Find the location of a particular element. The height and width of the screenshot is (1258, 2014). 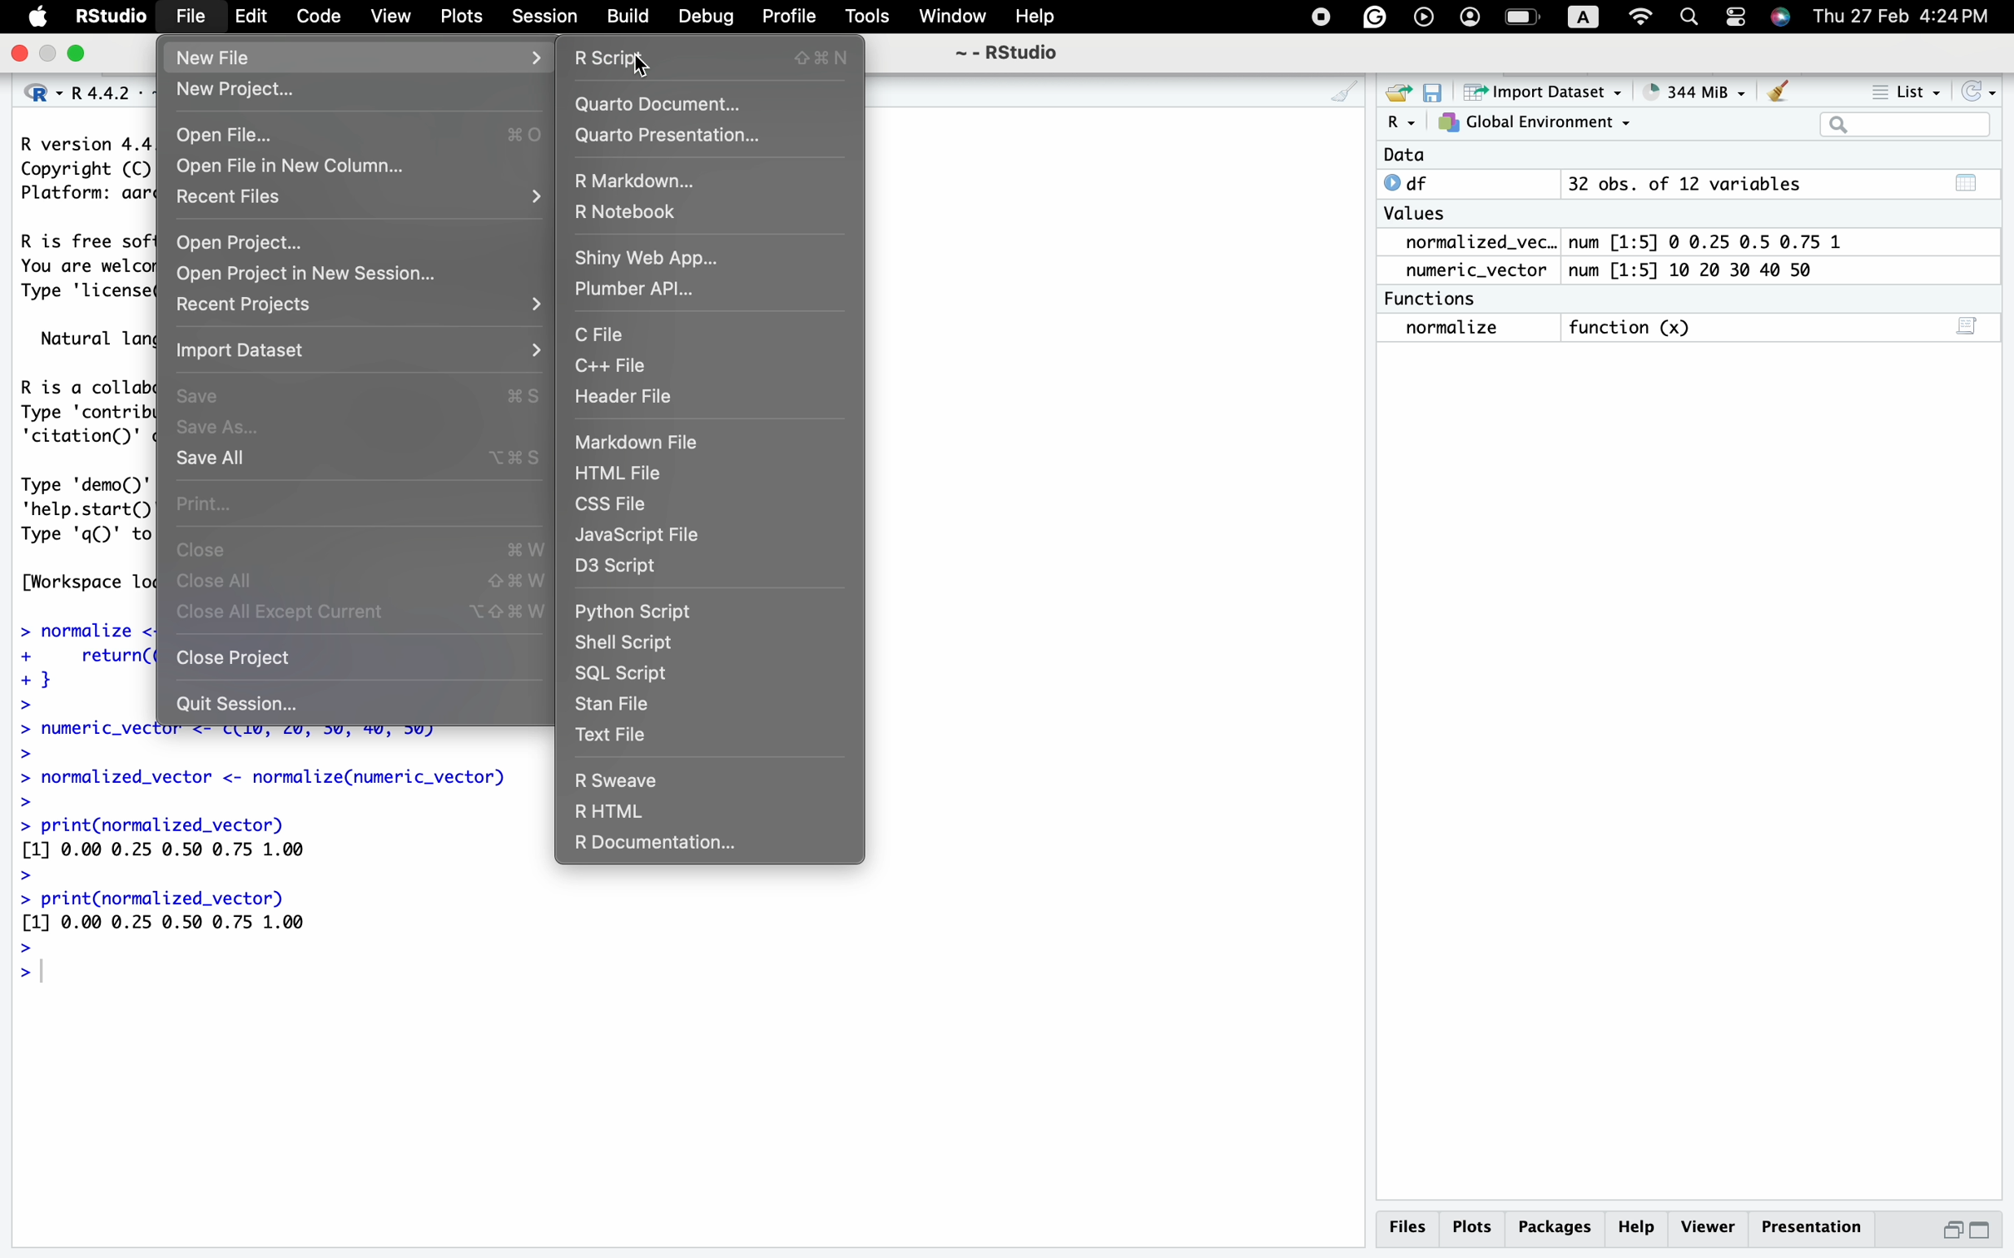

~ - RStudio is located at coordinates (1009, 54).